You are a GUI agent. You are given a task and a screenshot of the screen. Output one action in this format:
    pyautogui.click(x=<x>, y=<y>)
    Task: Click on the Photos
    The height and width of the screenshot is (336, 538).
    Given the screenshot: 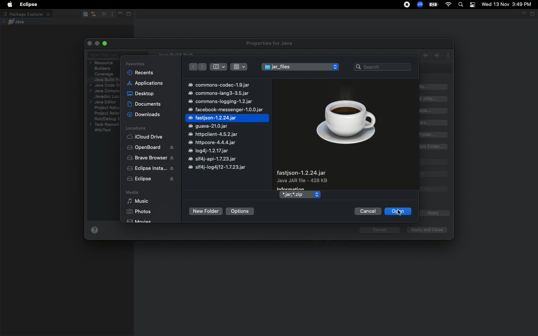 What is the action you would take?
    pyautogui.click(x=139, y=211)
    